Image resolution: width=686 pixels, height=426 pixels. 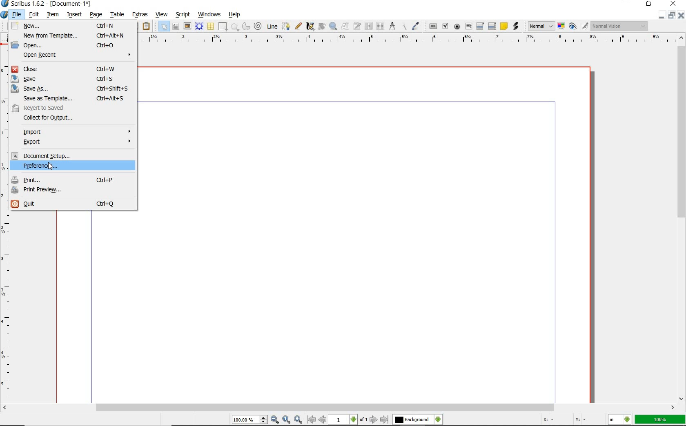 I want to click on select, so click(x=164, y=27).